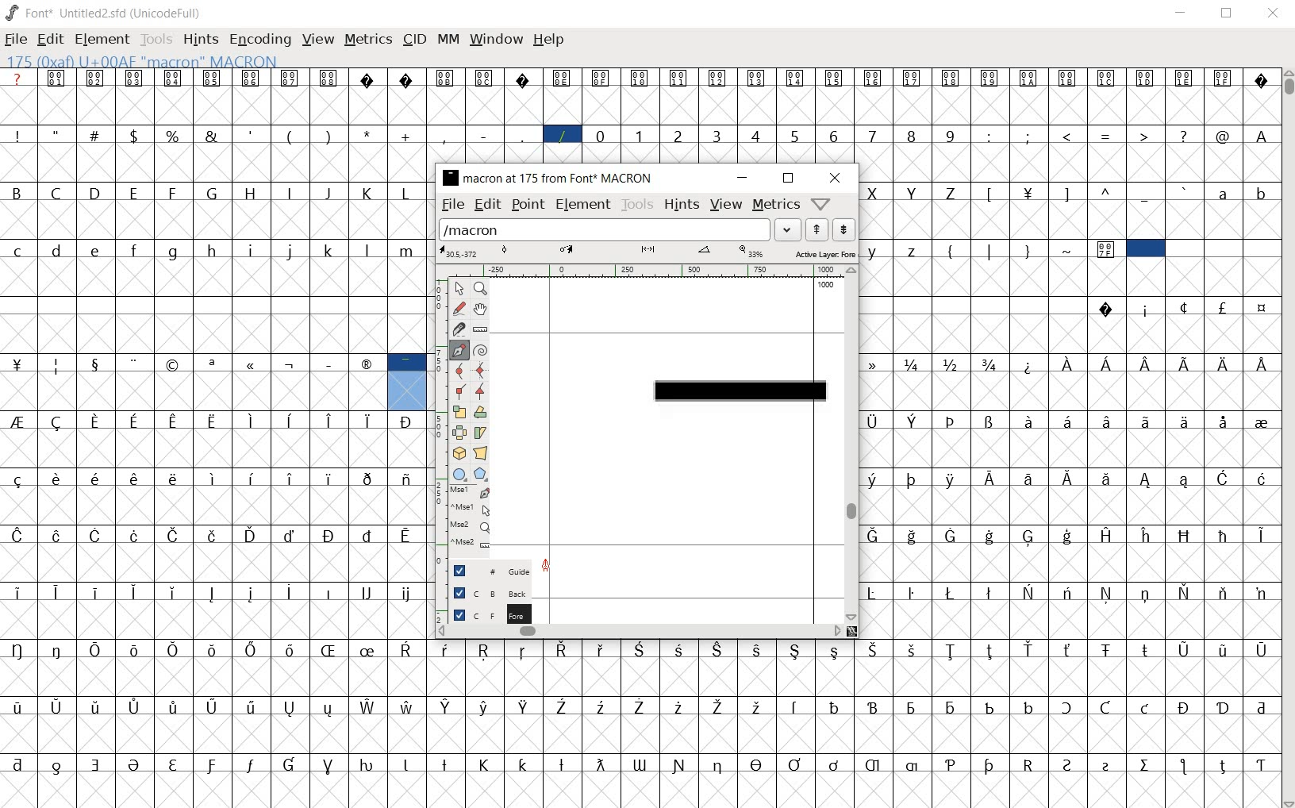 The image size is (1295, 808). I want to click on Symbol, so click(331, 478).